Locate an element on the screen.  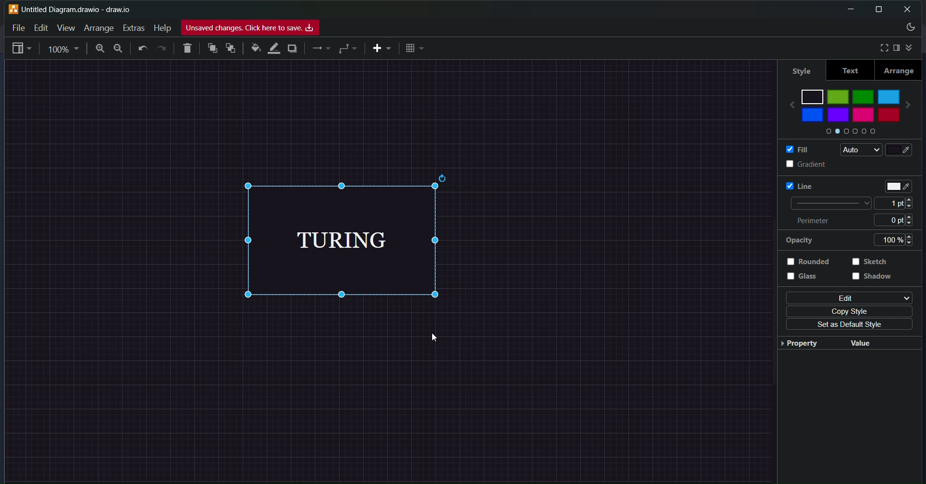
to front is located at coordinates (212, 48).